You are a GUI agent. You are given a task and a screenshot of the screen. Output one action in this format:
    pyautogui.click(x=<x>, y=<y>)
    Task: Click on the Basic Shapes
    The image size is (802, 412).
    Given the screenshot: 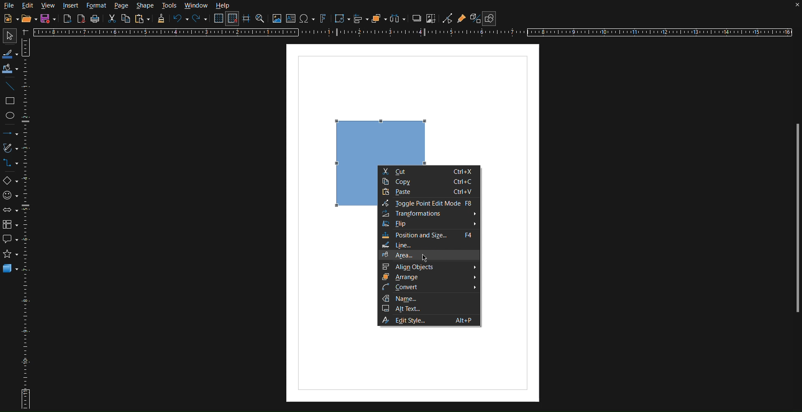 What is the action you would take?
    pyautogui.click(x=10, y=180)
    